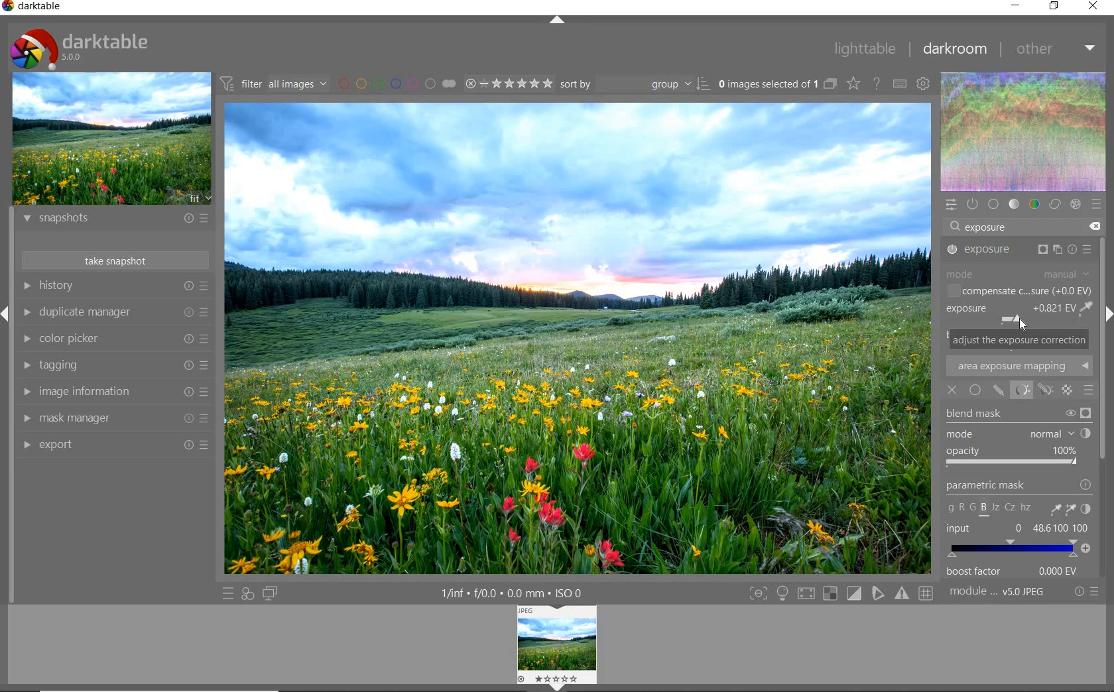 The image size is (1114, 692). Describe the element at coordinates (1024, 367) in the screenshot. I see `AREA EXPOSURE MAPPING` at that location.